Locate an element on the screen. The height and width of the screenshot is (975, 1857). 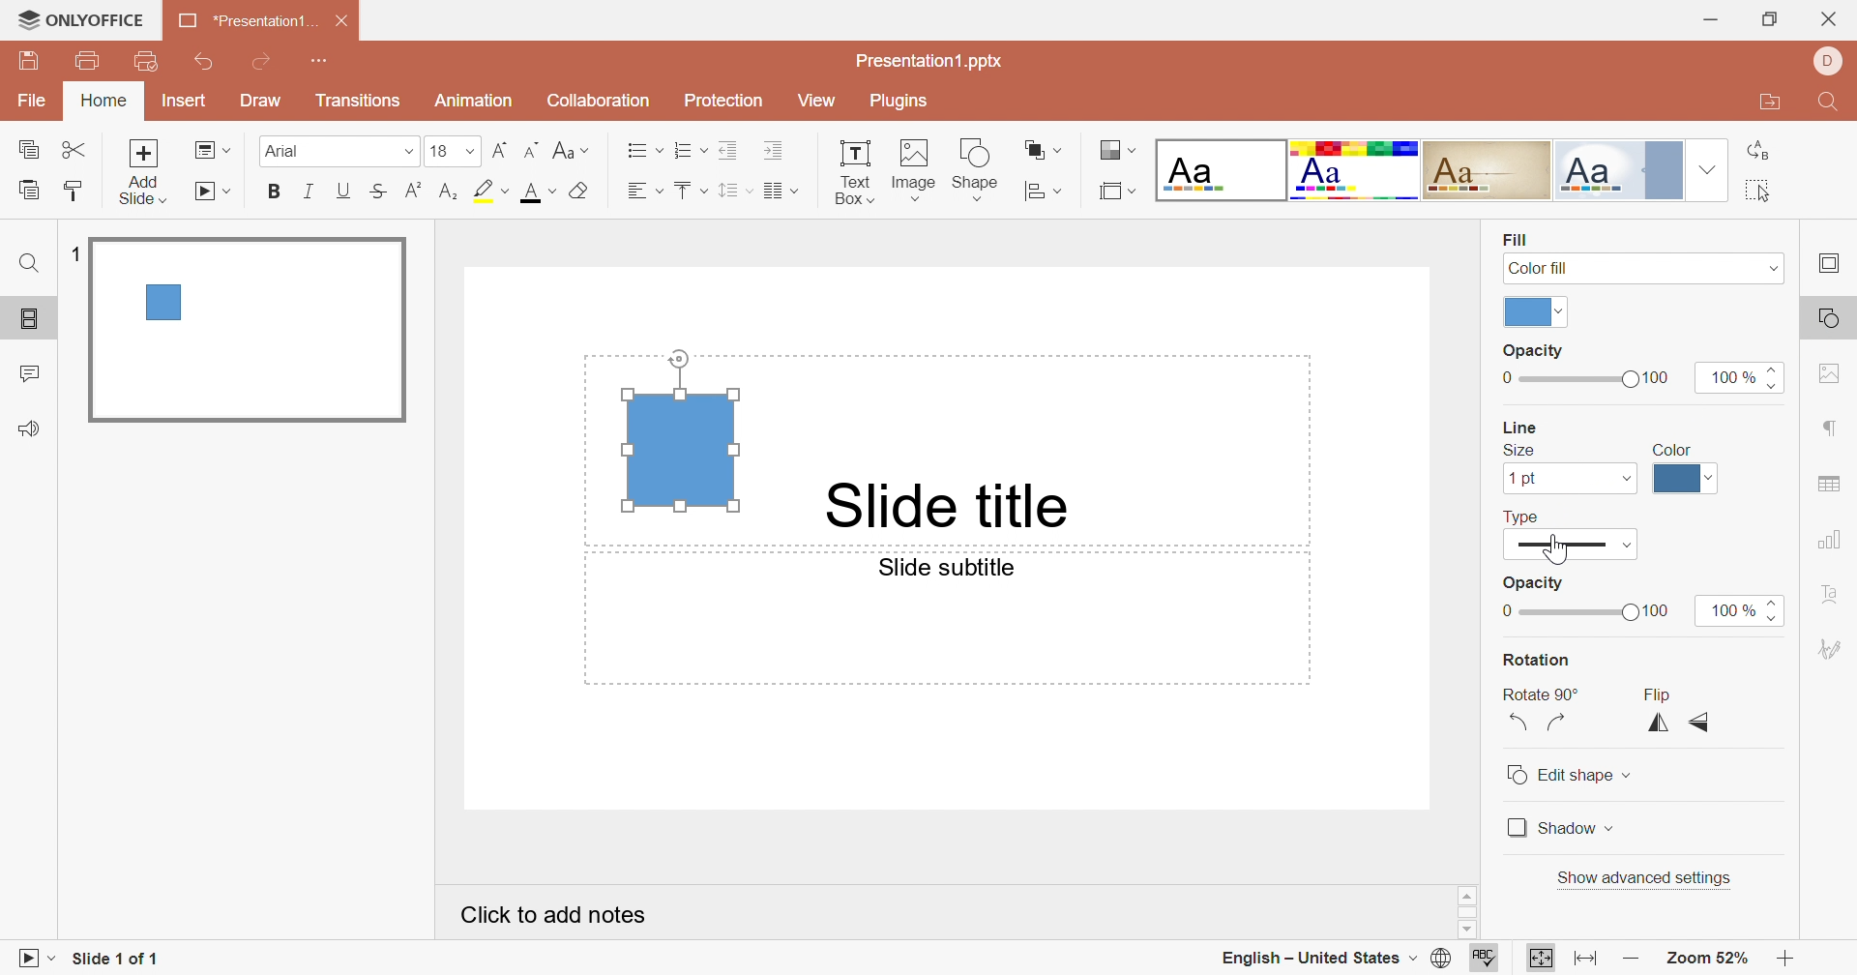
Presentation1.pptx is located at coordinates (938, 63).